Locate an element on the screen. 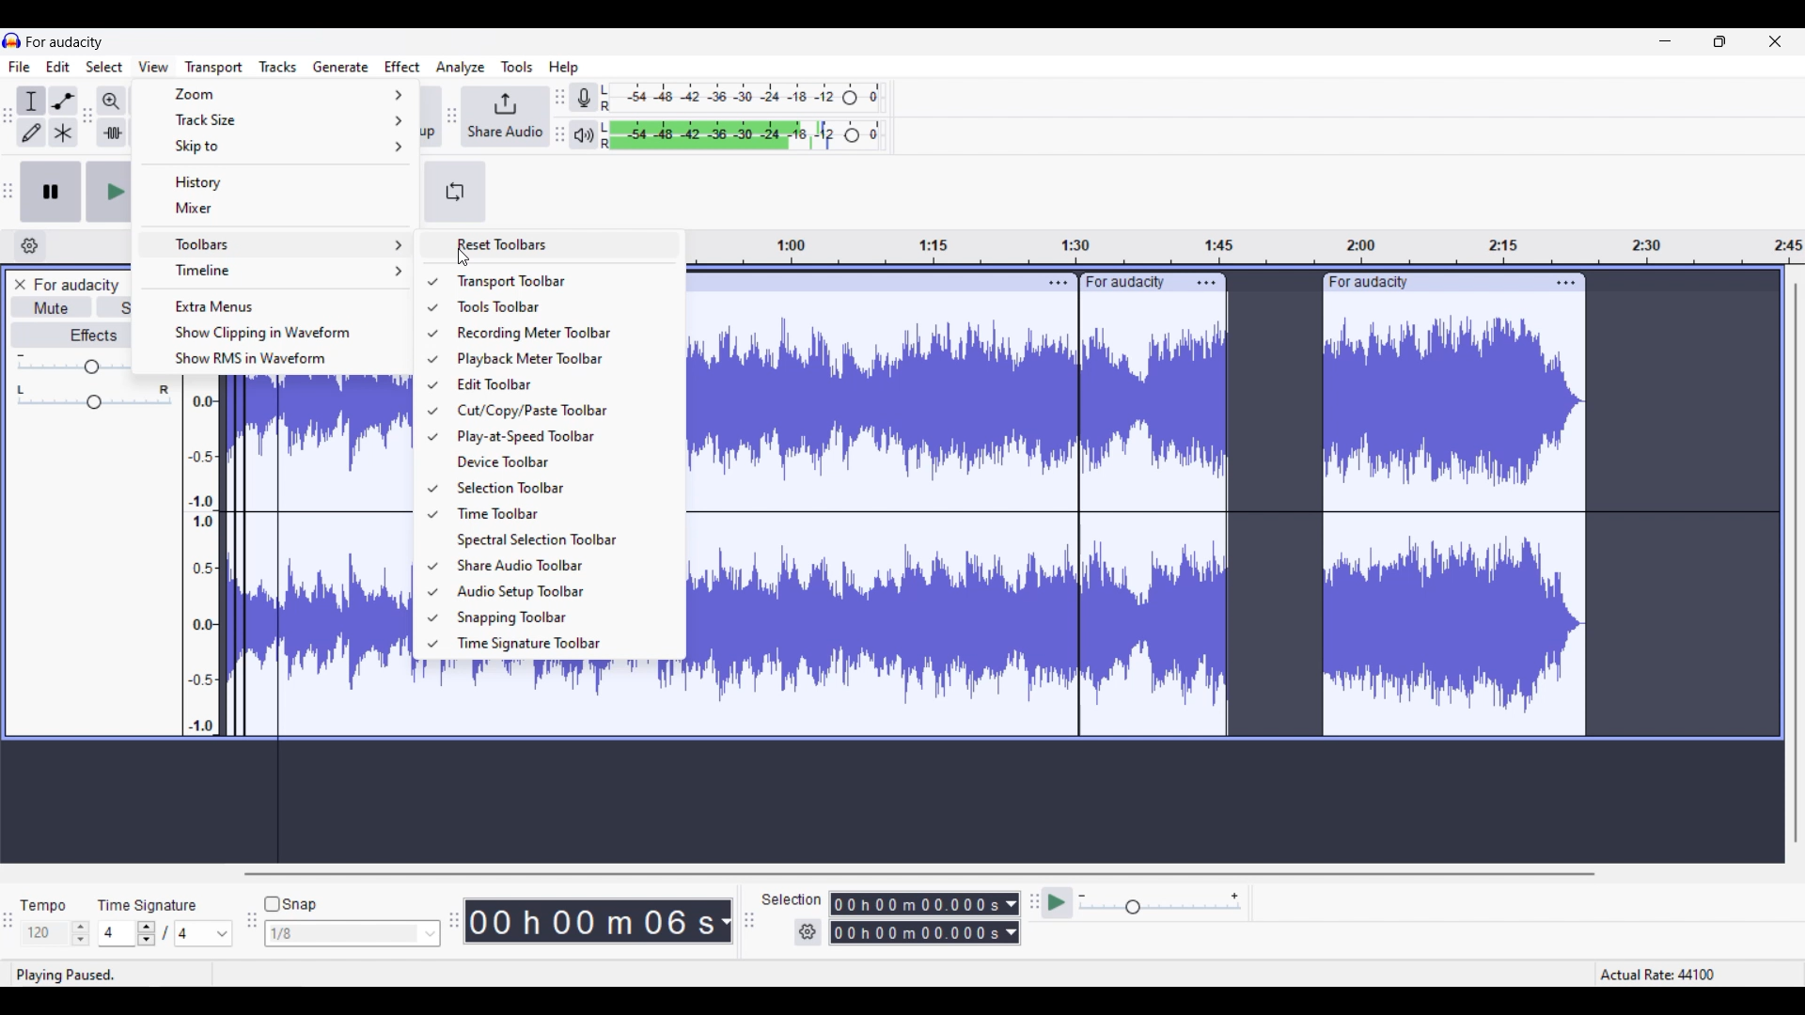 Image resolution: width=1805 pixels, height=1015 pixels. Recording level is located at coordinates (742, 98).